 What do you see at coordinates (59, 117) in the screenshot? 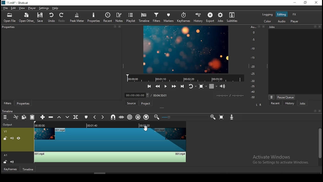
I see `lift` at bounding box center [59, 117].